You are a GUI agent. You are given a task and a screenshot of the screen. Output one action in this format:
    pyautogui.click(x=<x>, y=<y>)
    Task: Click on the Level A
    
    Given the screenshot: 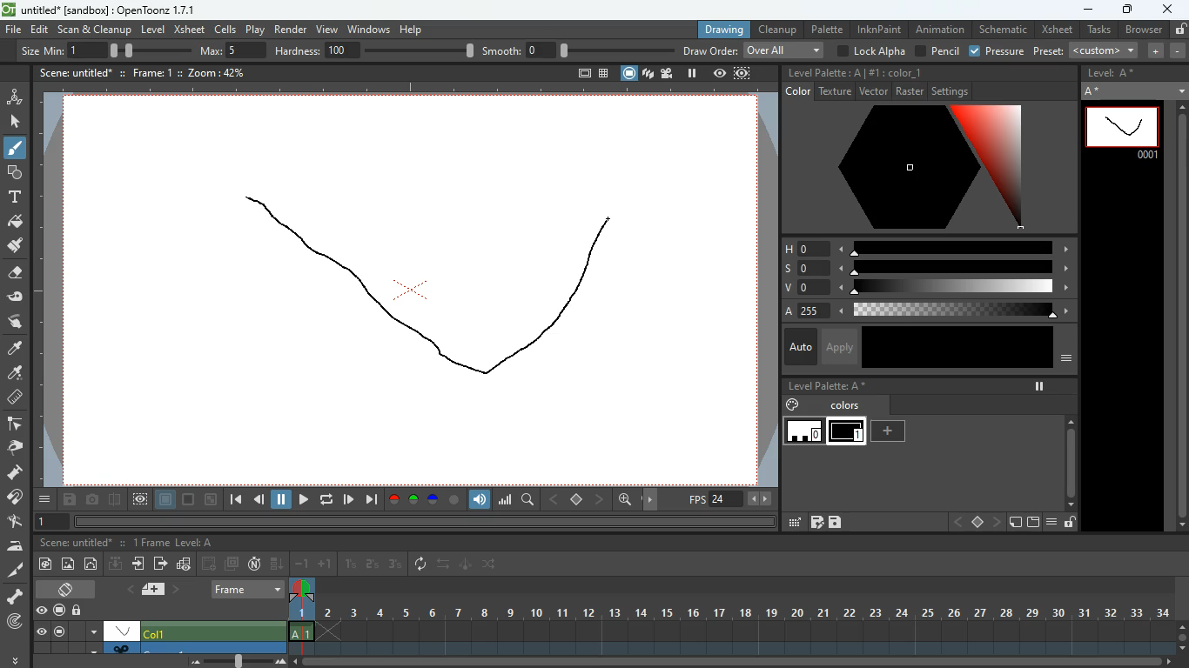 What is the action you would take?
    pyautogui.click(x=194, y=543)
    